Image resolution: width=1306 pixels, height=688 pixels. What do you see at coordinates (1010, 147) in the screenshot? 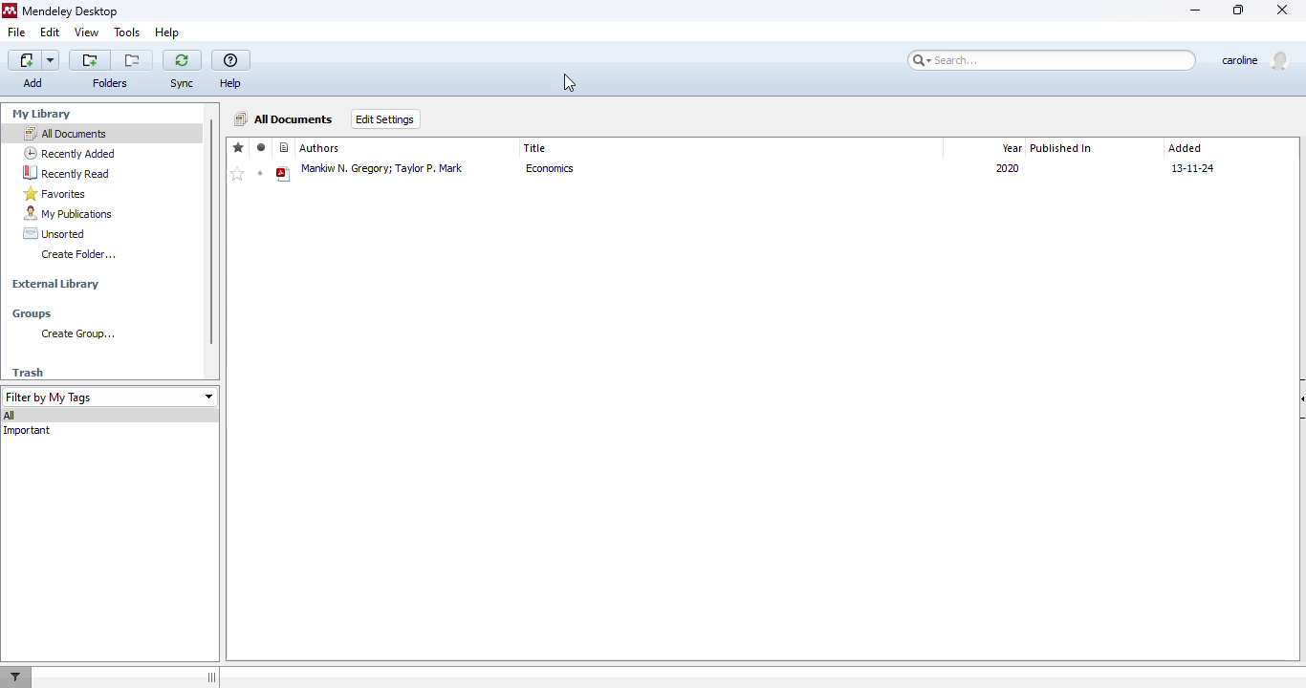
I see `year` at bounding box center [1010, 147].